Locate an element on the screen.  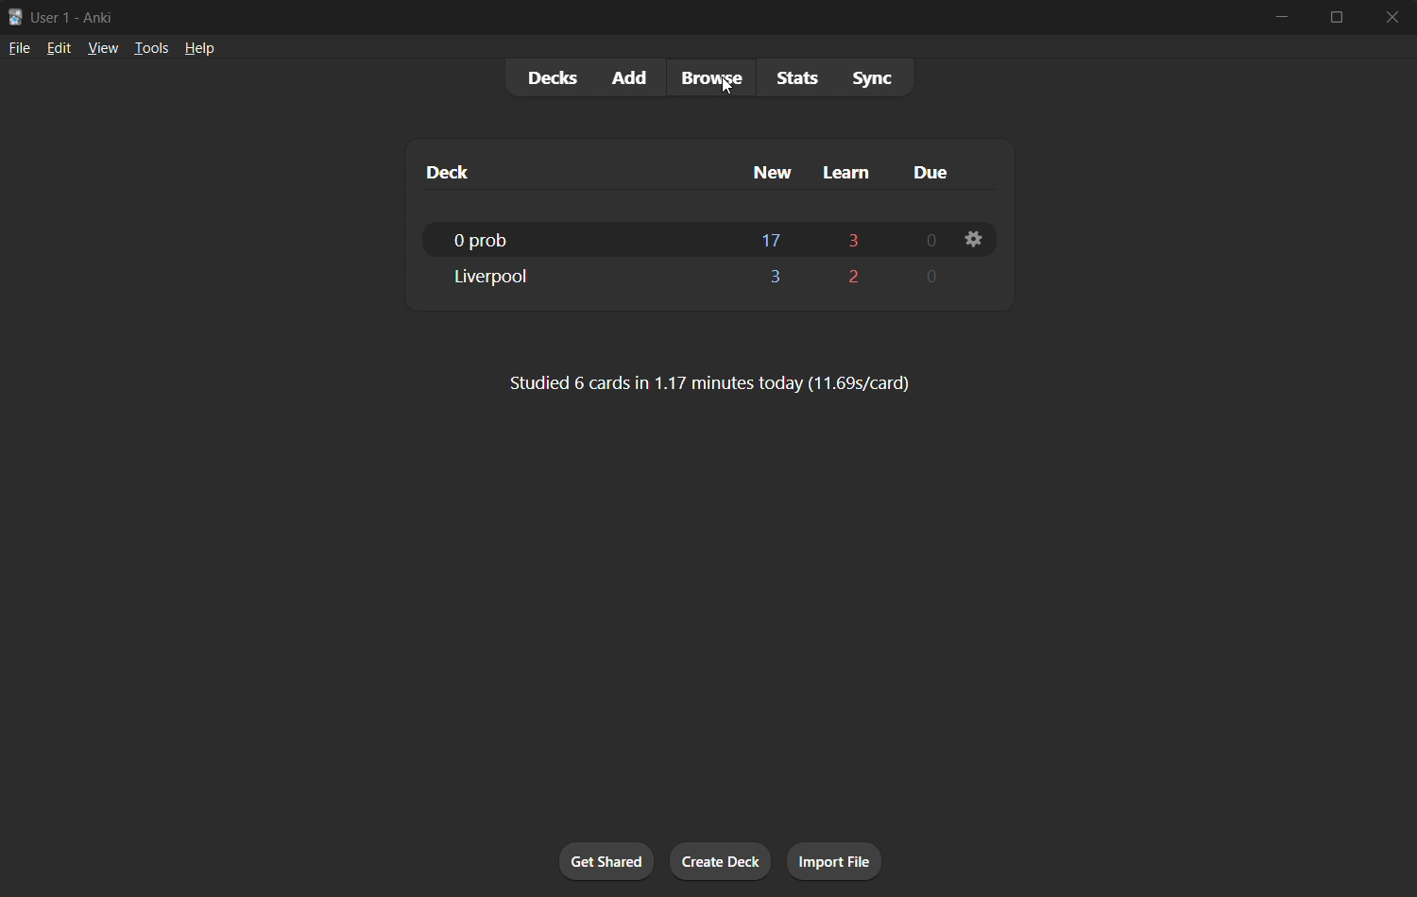
due cards column is located at coordinates (931, 170).